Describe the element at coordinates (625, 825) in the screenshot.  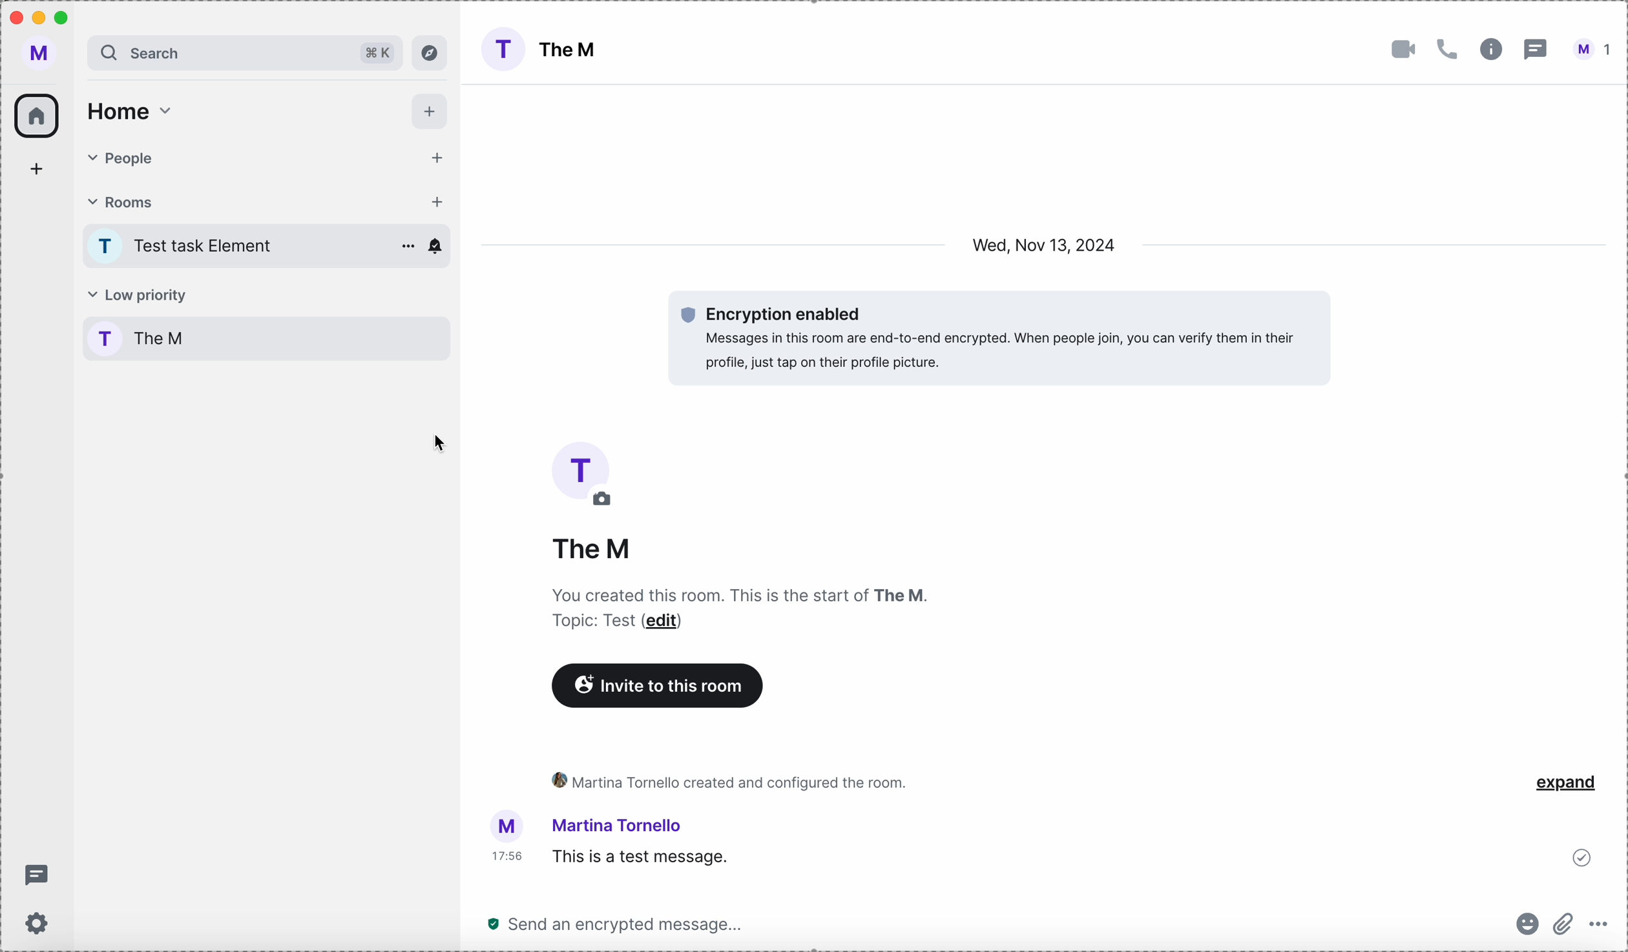
I see `user` at that location.